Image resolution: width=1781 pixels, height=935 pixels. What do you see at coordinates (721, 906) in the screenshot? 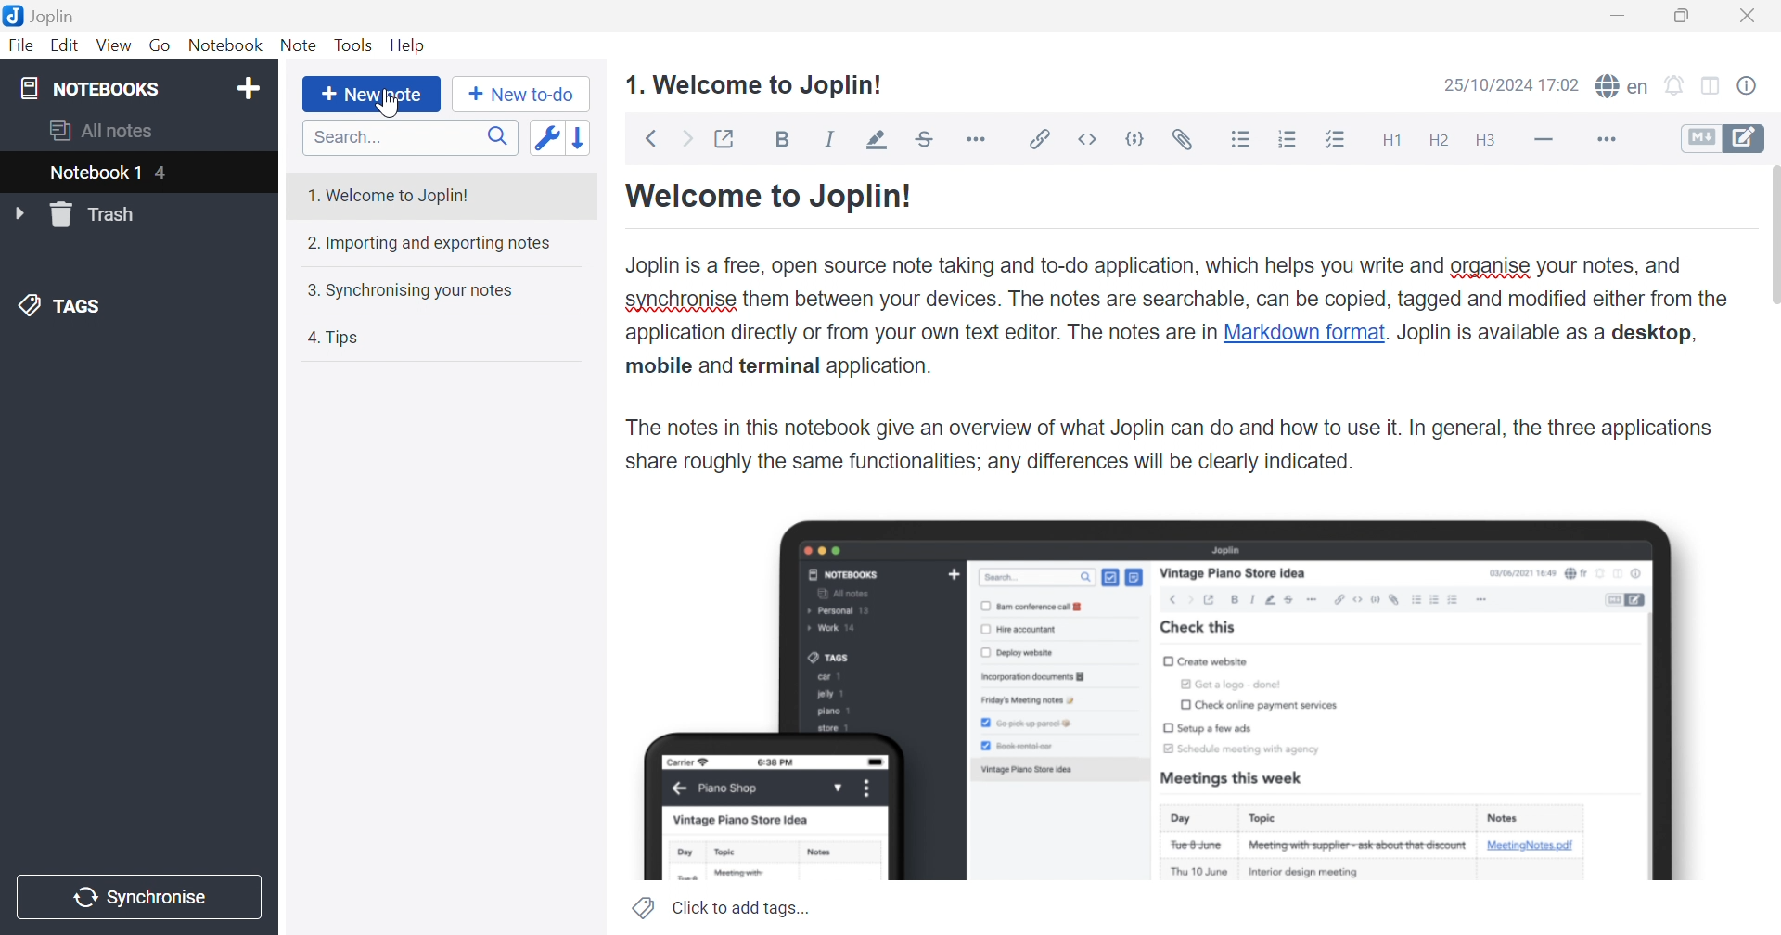
I see `Click to add tags` at bounding box center [721, 906].